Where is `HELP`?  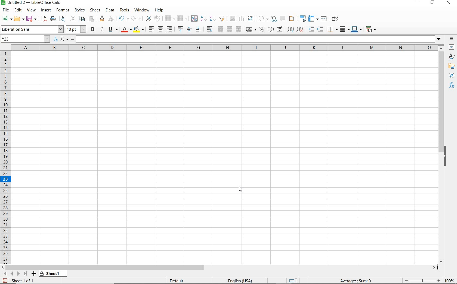 HELP is located at coordinates (159, 9).